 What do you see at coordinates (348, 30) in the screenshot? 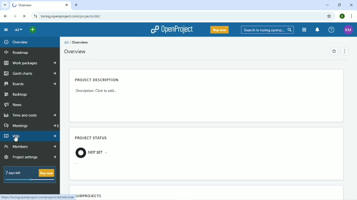
I see `Account` at bounding box center [348, 30].